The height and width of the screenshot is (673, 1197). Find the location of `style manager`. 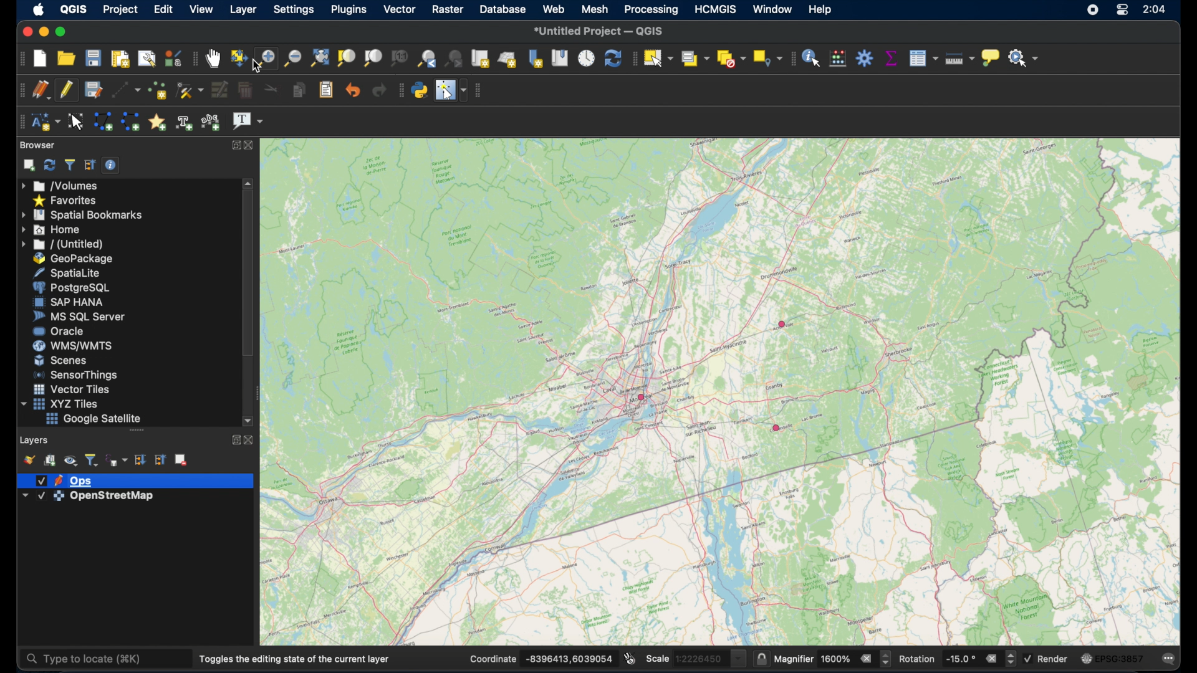

style manager is located at coordinates (173, 59).